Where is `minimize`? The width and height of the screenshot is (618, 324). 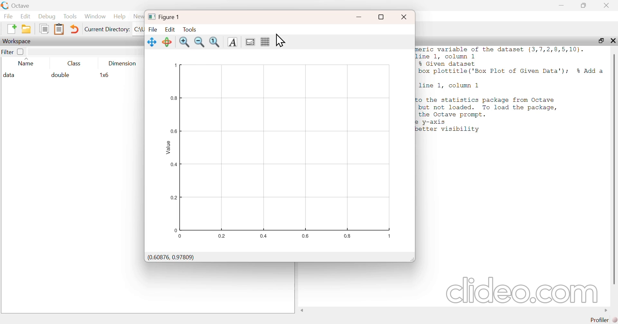
minimize is located at coordinates (561, 5).